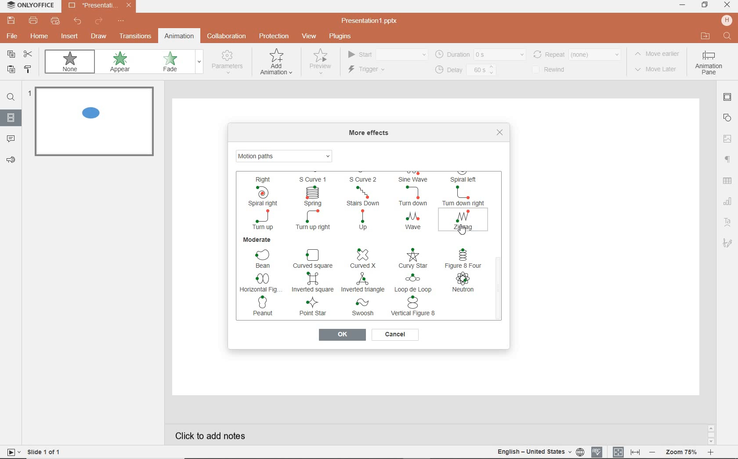  Describe the element at coordinates (33, 22) in the screenshot. I see `print` at that location.